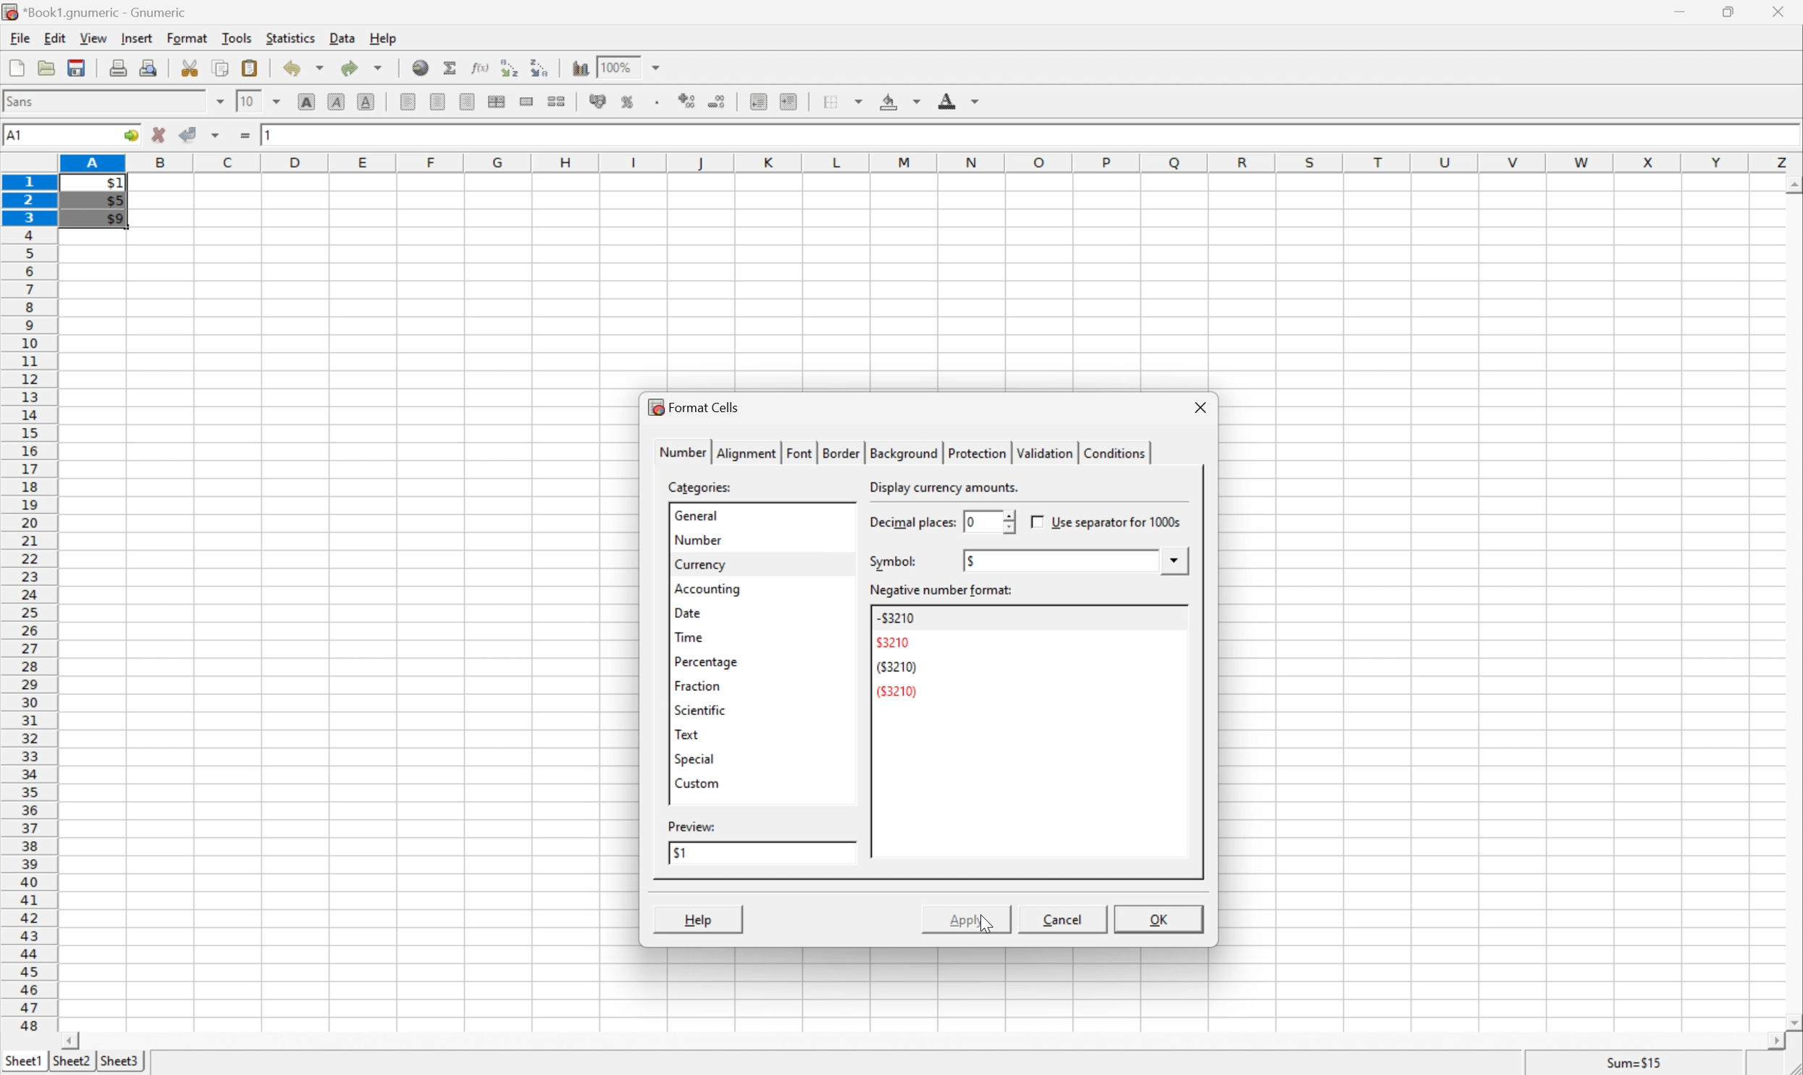 The width and height of the screenshot is (1803, 1075). Describe the element at coordinates (289, 37) in the screenshot. I see `statistics` at that location.